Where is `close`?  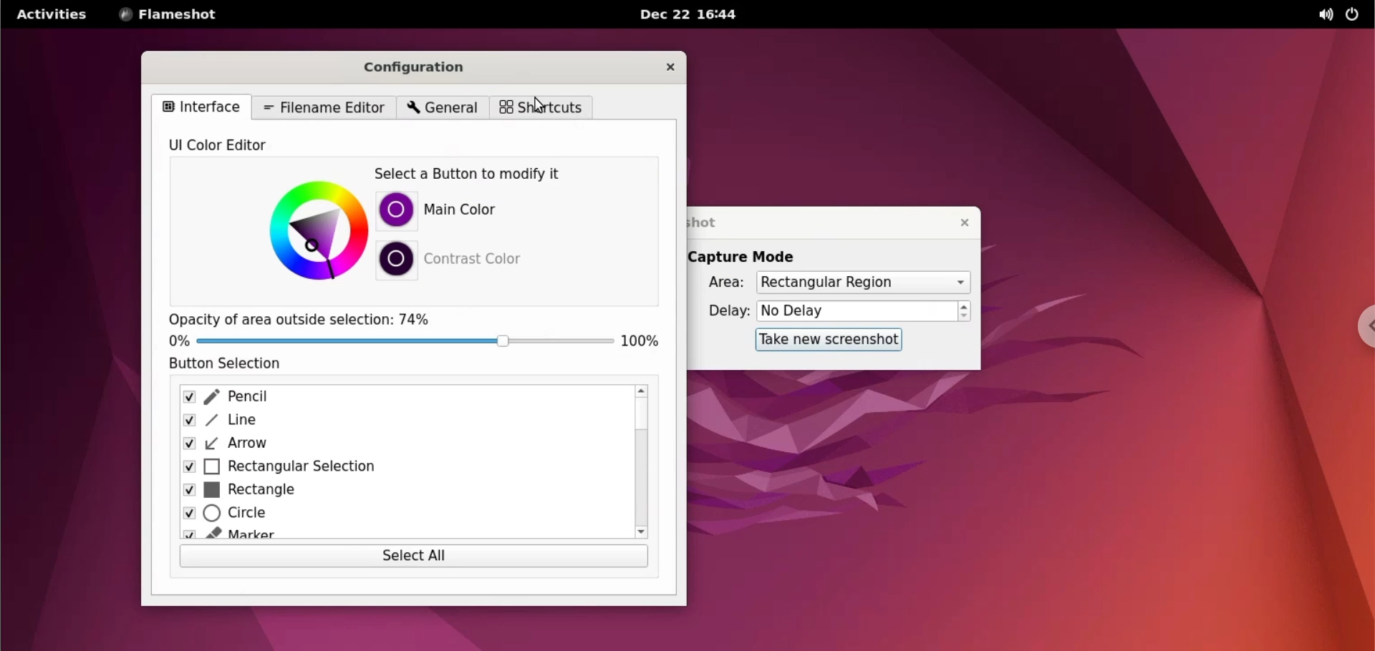
close is located at coordinates (959, 222).